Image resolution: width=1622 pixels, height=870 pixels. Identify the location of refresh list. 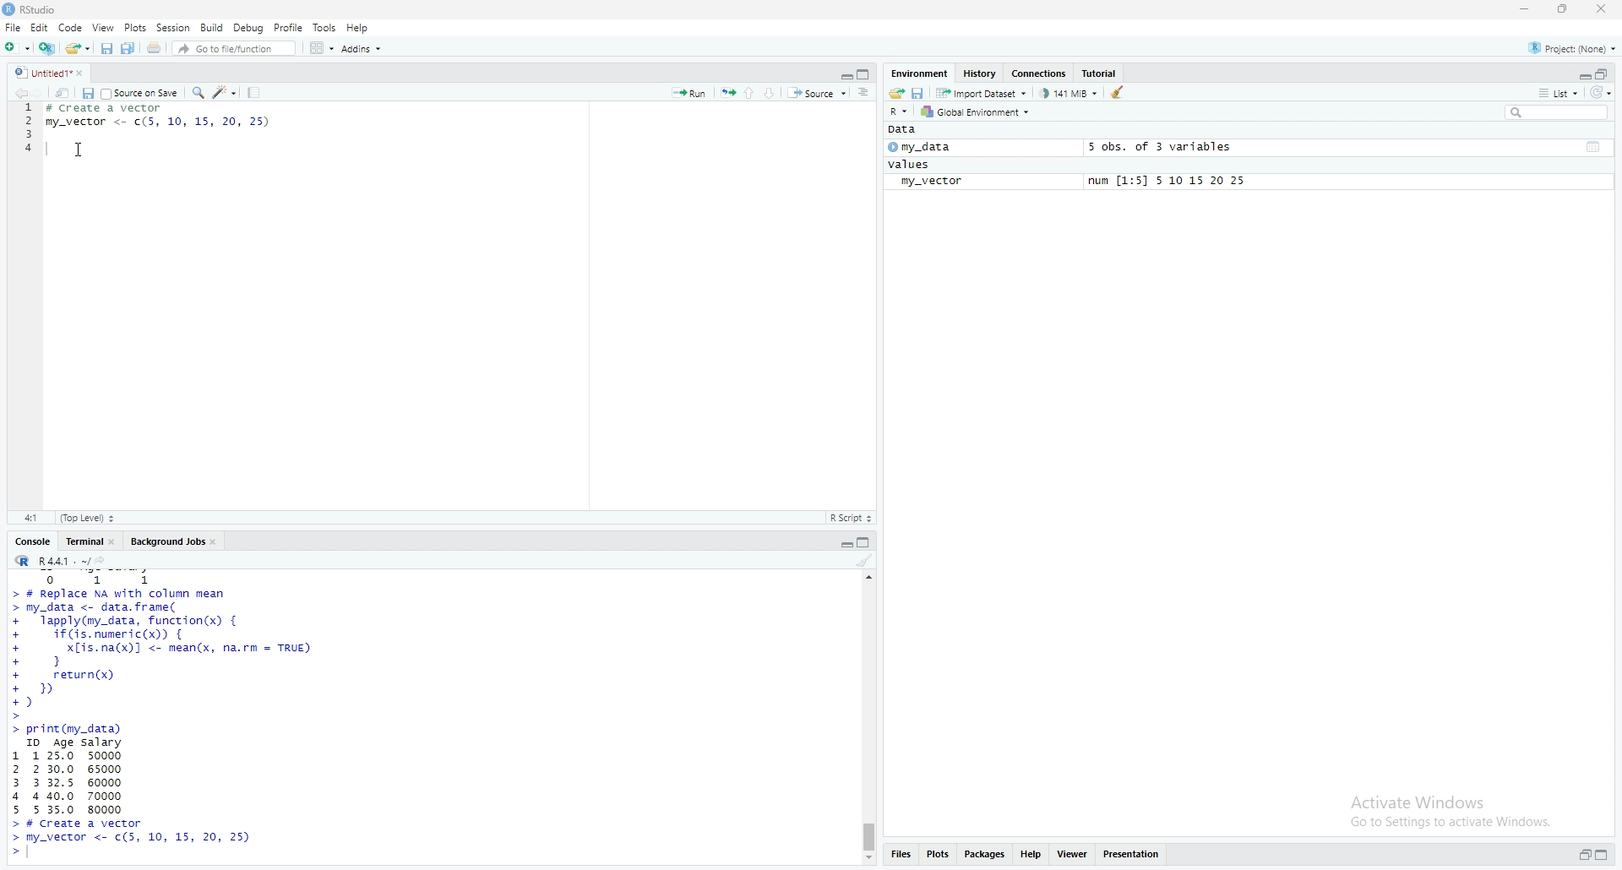
(1603, 93).